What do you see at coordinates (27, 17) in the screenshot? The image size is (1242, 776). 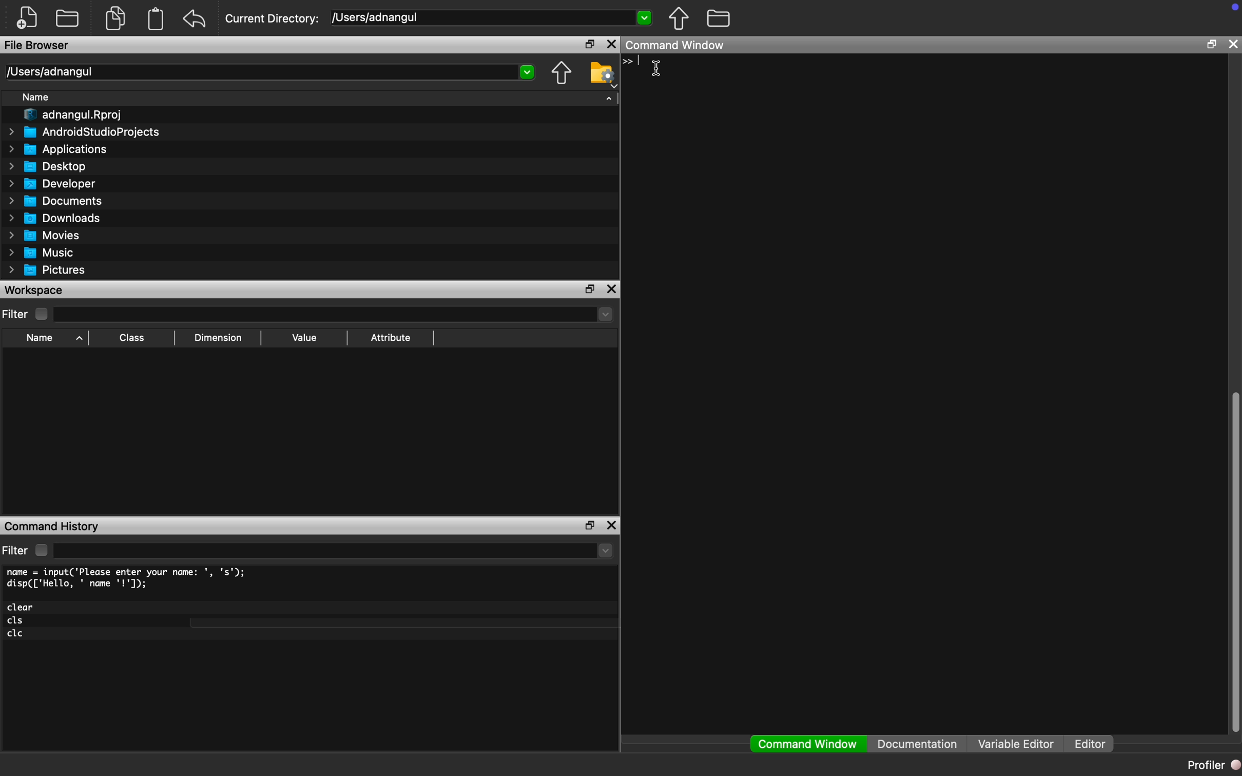 I see `New file` at bounding box center [27, 17].